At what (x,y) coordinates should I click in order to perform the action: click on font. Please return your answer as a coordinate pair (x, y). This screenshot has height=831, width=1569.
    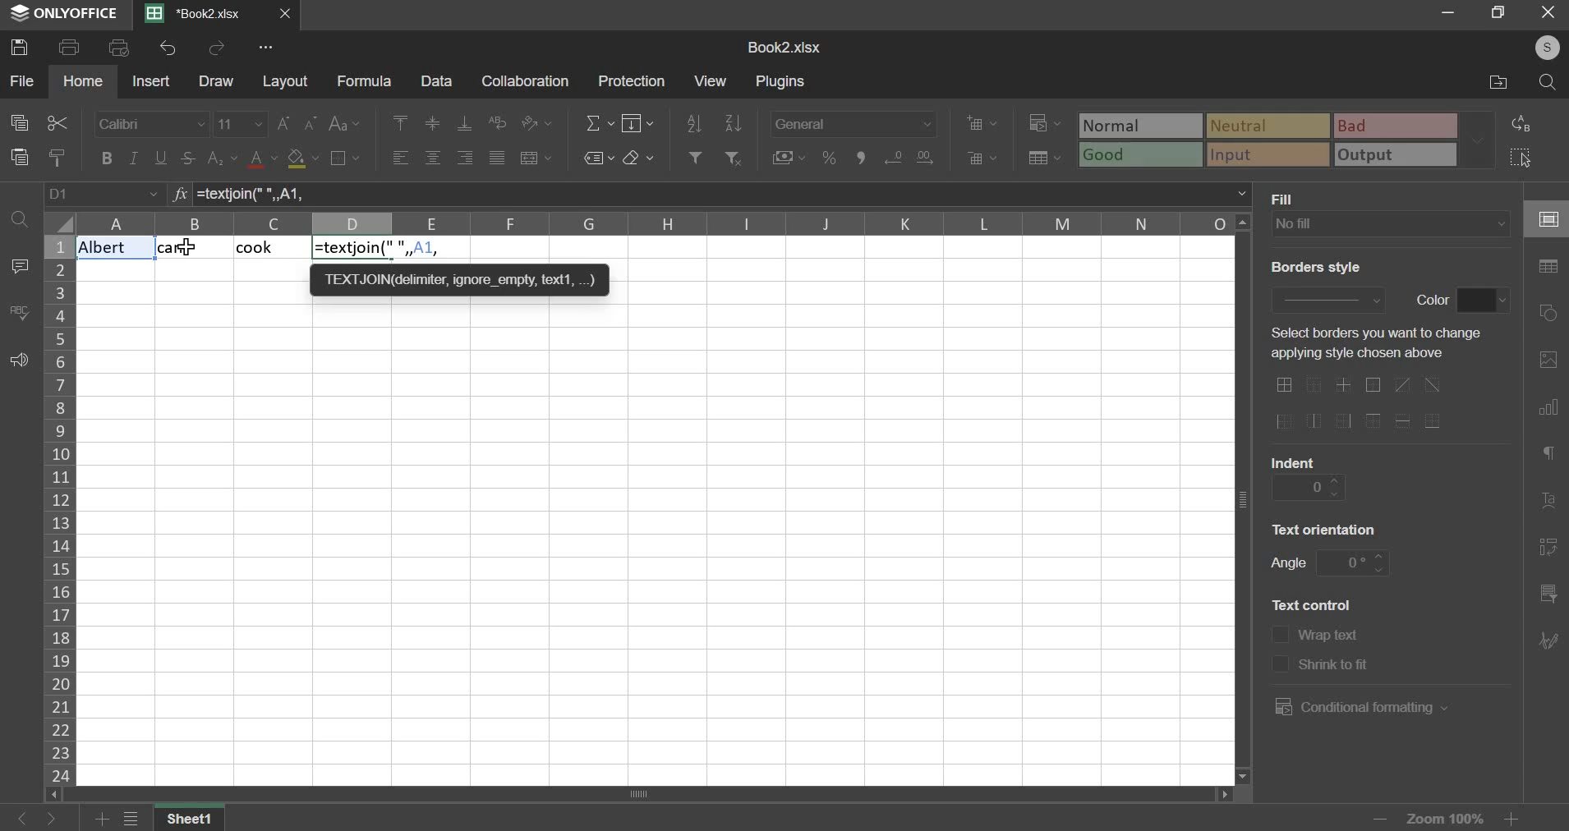
    Looking at the image, I should click on (150, 124).